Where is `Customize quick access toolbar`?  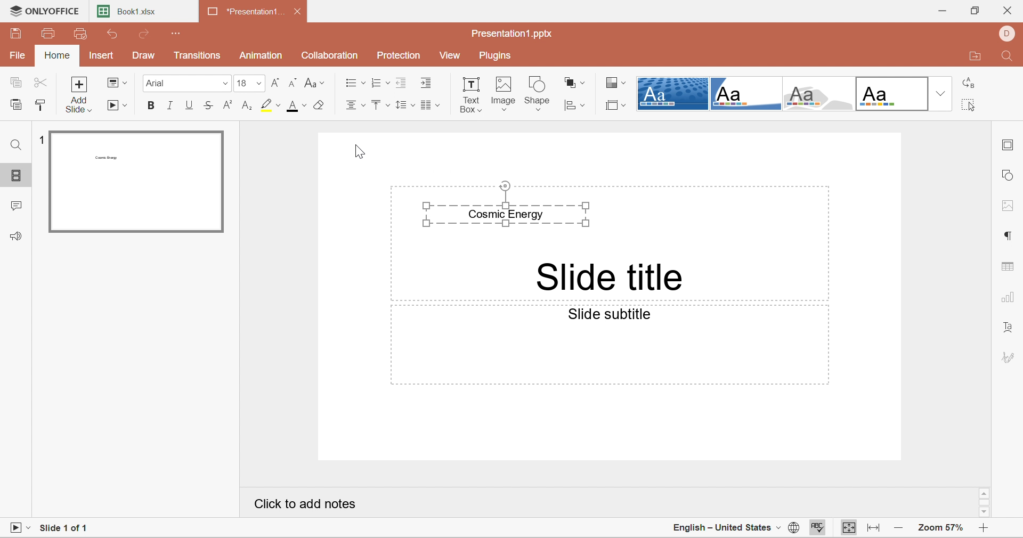
Customize quick access toolbar is located at coordinates (177, 34).